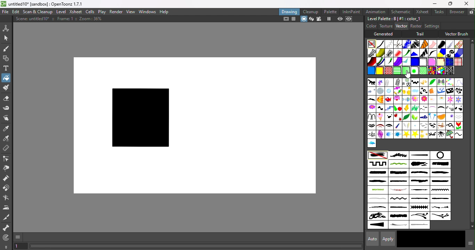 The image size is (475, 250). I want to click on sunflower, so click(424, 134).